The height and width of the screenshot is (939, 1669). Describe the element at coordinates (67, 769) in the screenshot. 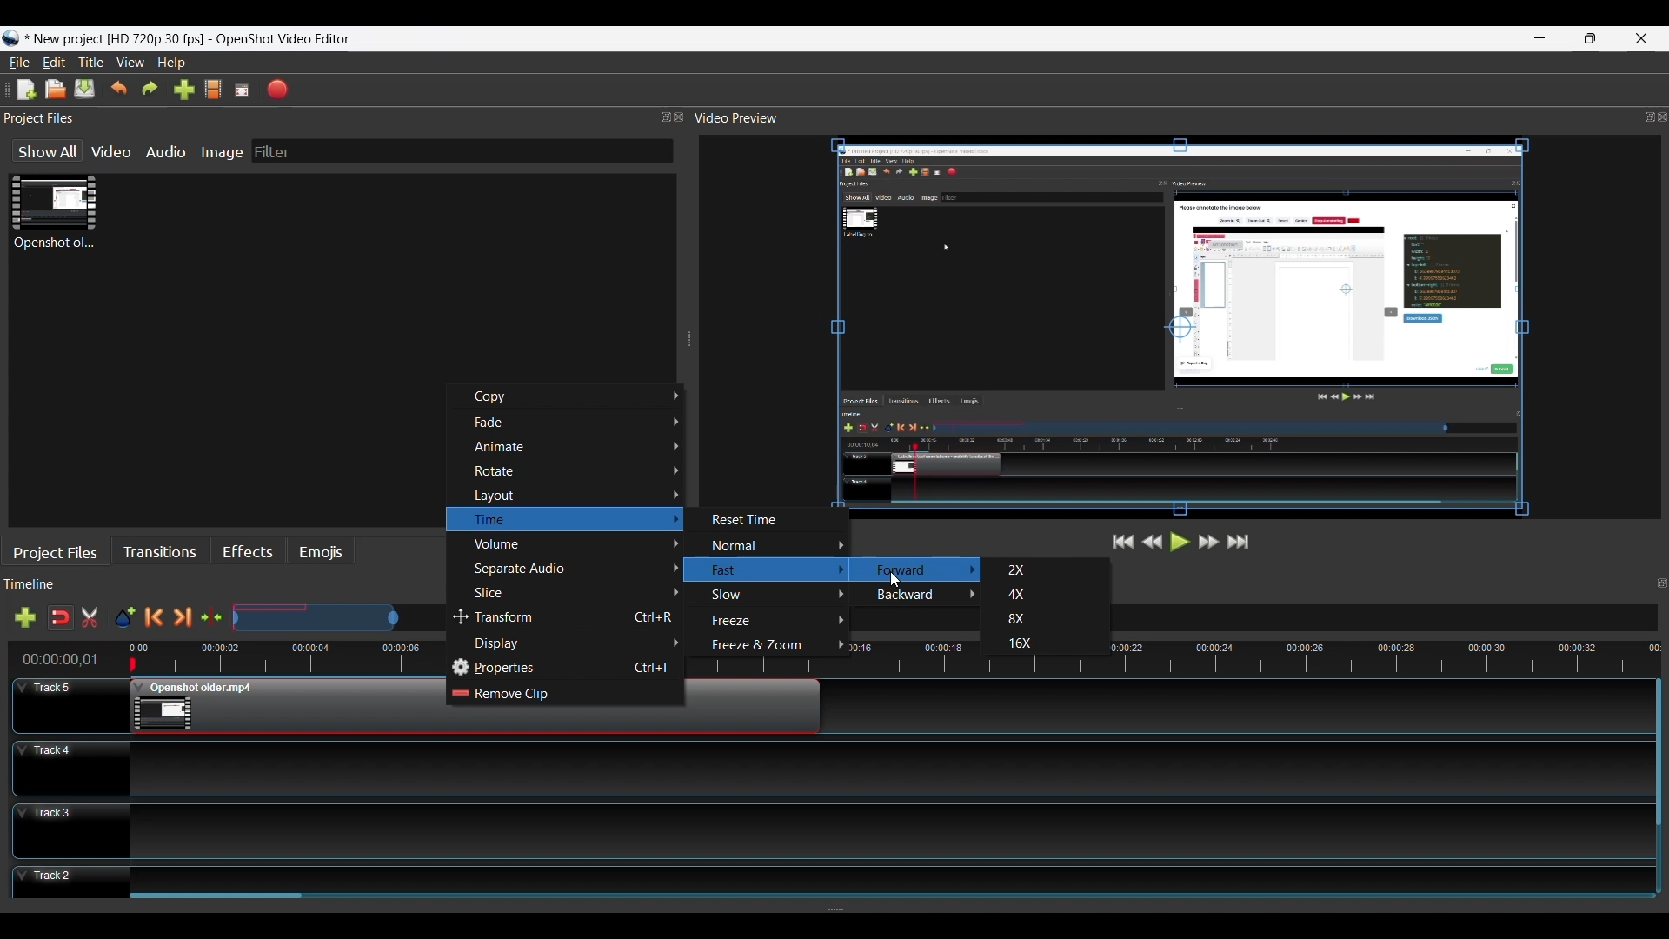

I see `Track Header` at that location.